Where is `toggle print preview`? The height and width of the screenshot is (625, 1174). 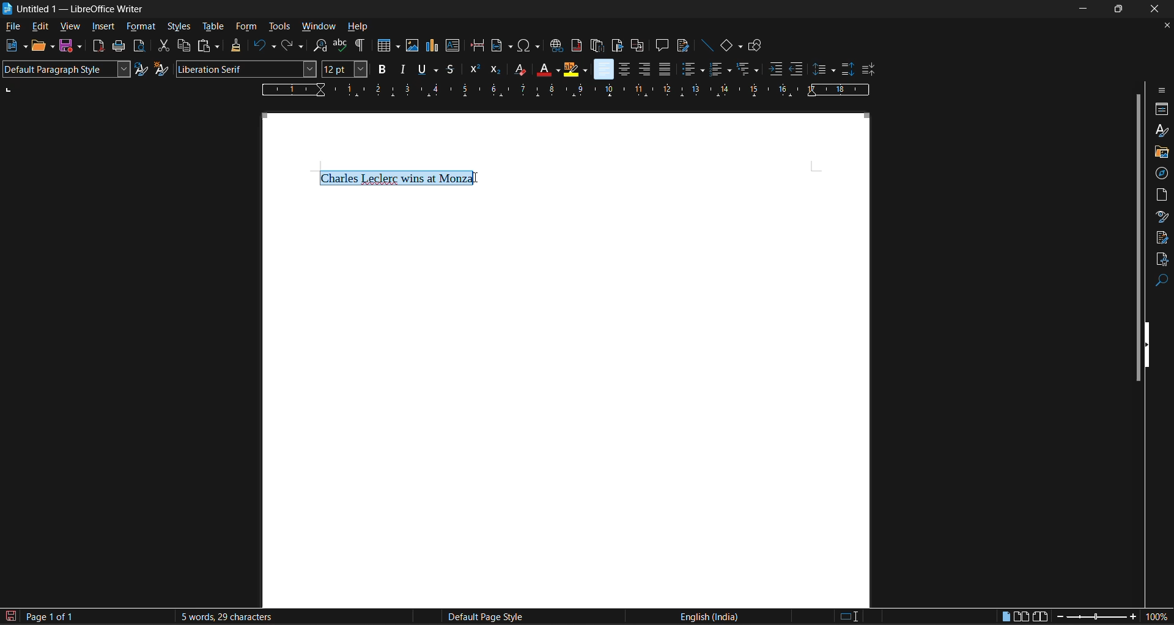
toggle print preview is located at coordinates (138, 45).